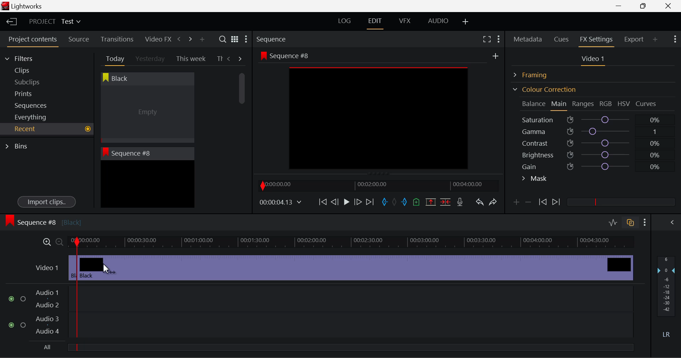 The height and width of the screenshot is (358, 681). What do you see at coordinates (515, 203) in the screenshot?
I see `Add keyframe` at bounding box center [515, 203].